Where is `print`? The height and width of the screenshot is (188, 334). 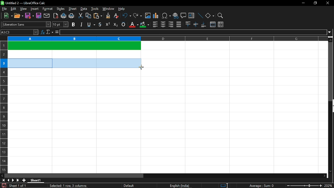
print is located at coordinates (72, 16).